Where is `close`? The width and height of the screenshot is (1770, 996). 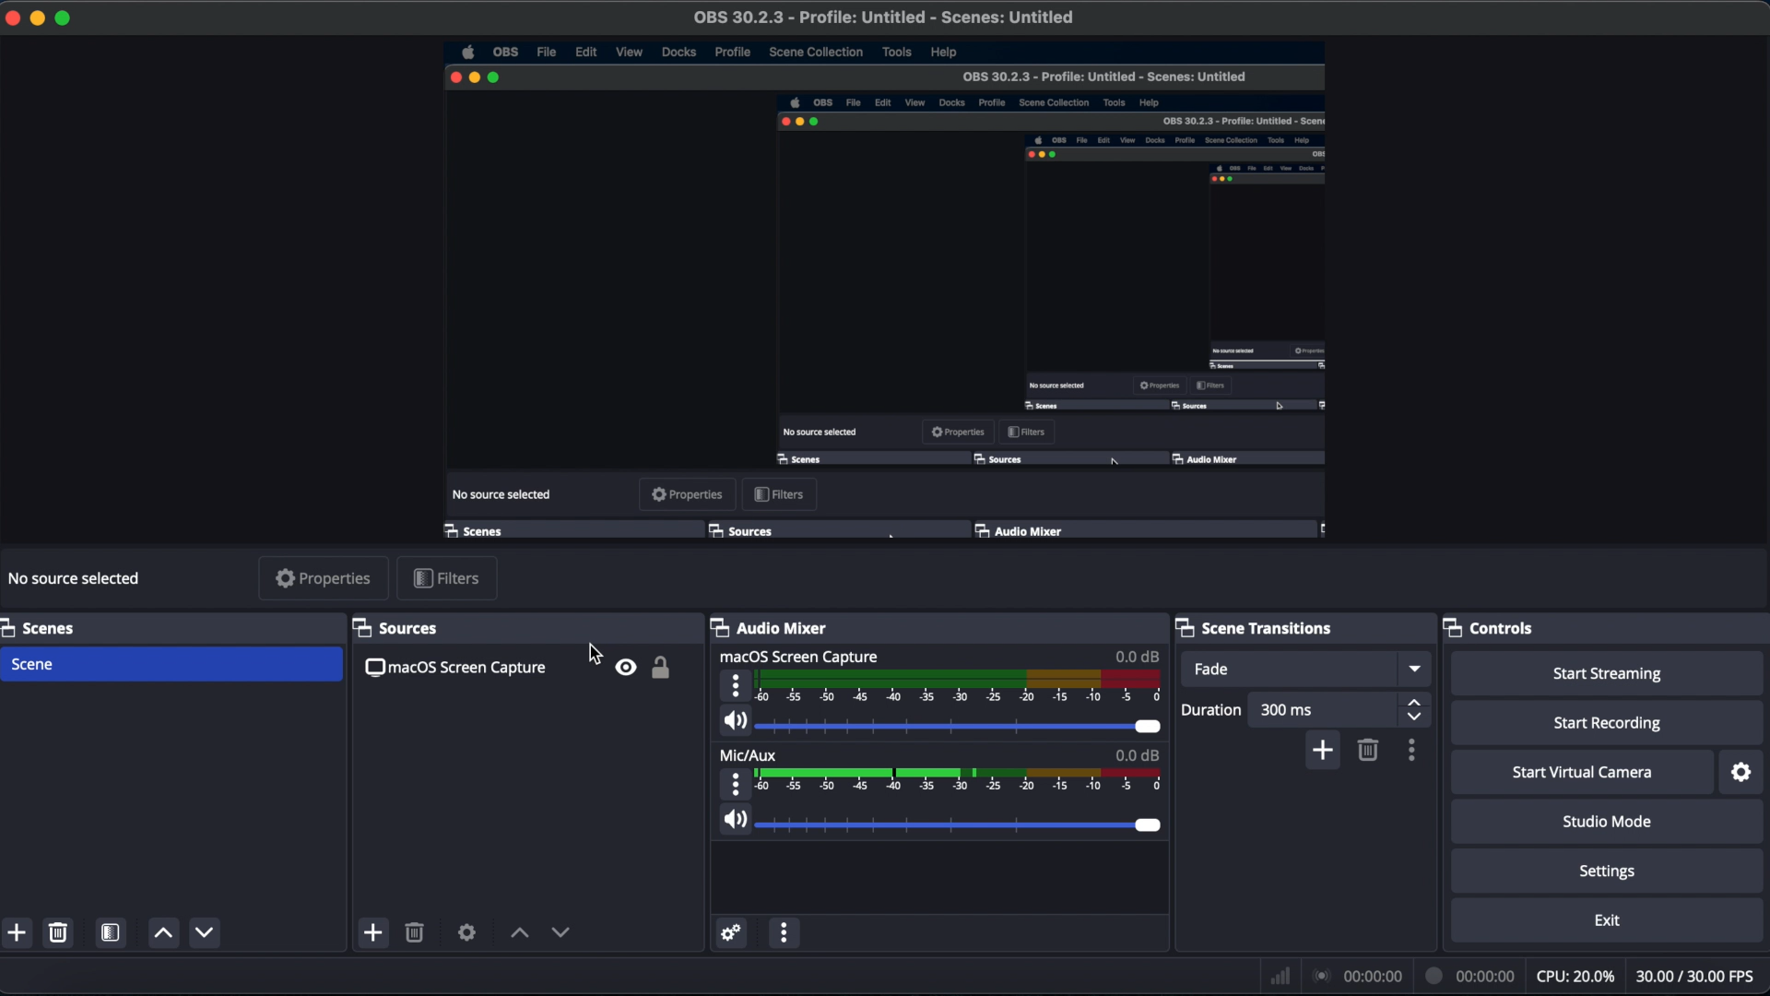
close is located at coordinates (11, 18).